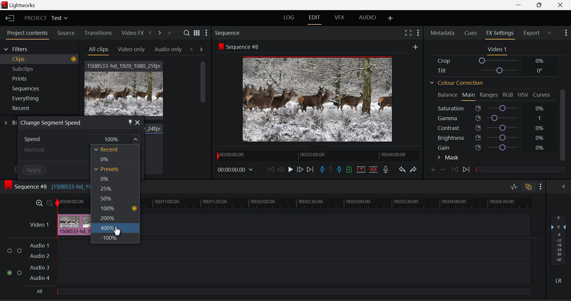 The height and width of the screenshot is (301, 571). I want to click on More Options, so click(415, 48).